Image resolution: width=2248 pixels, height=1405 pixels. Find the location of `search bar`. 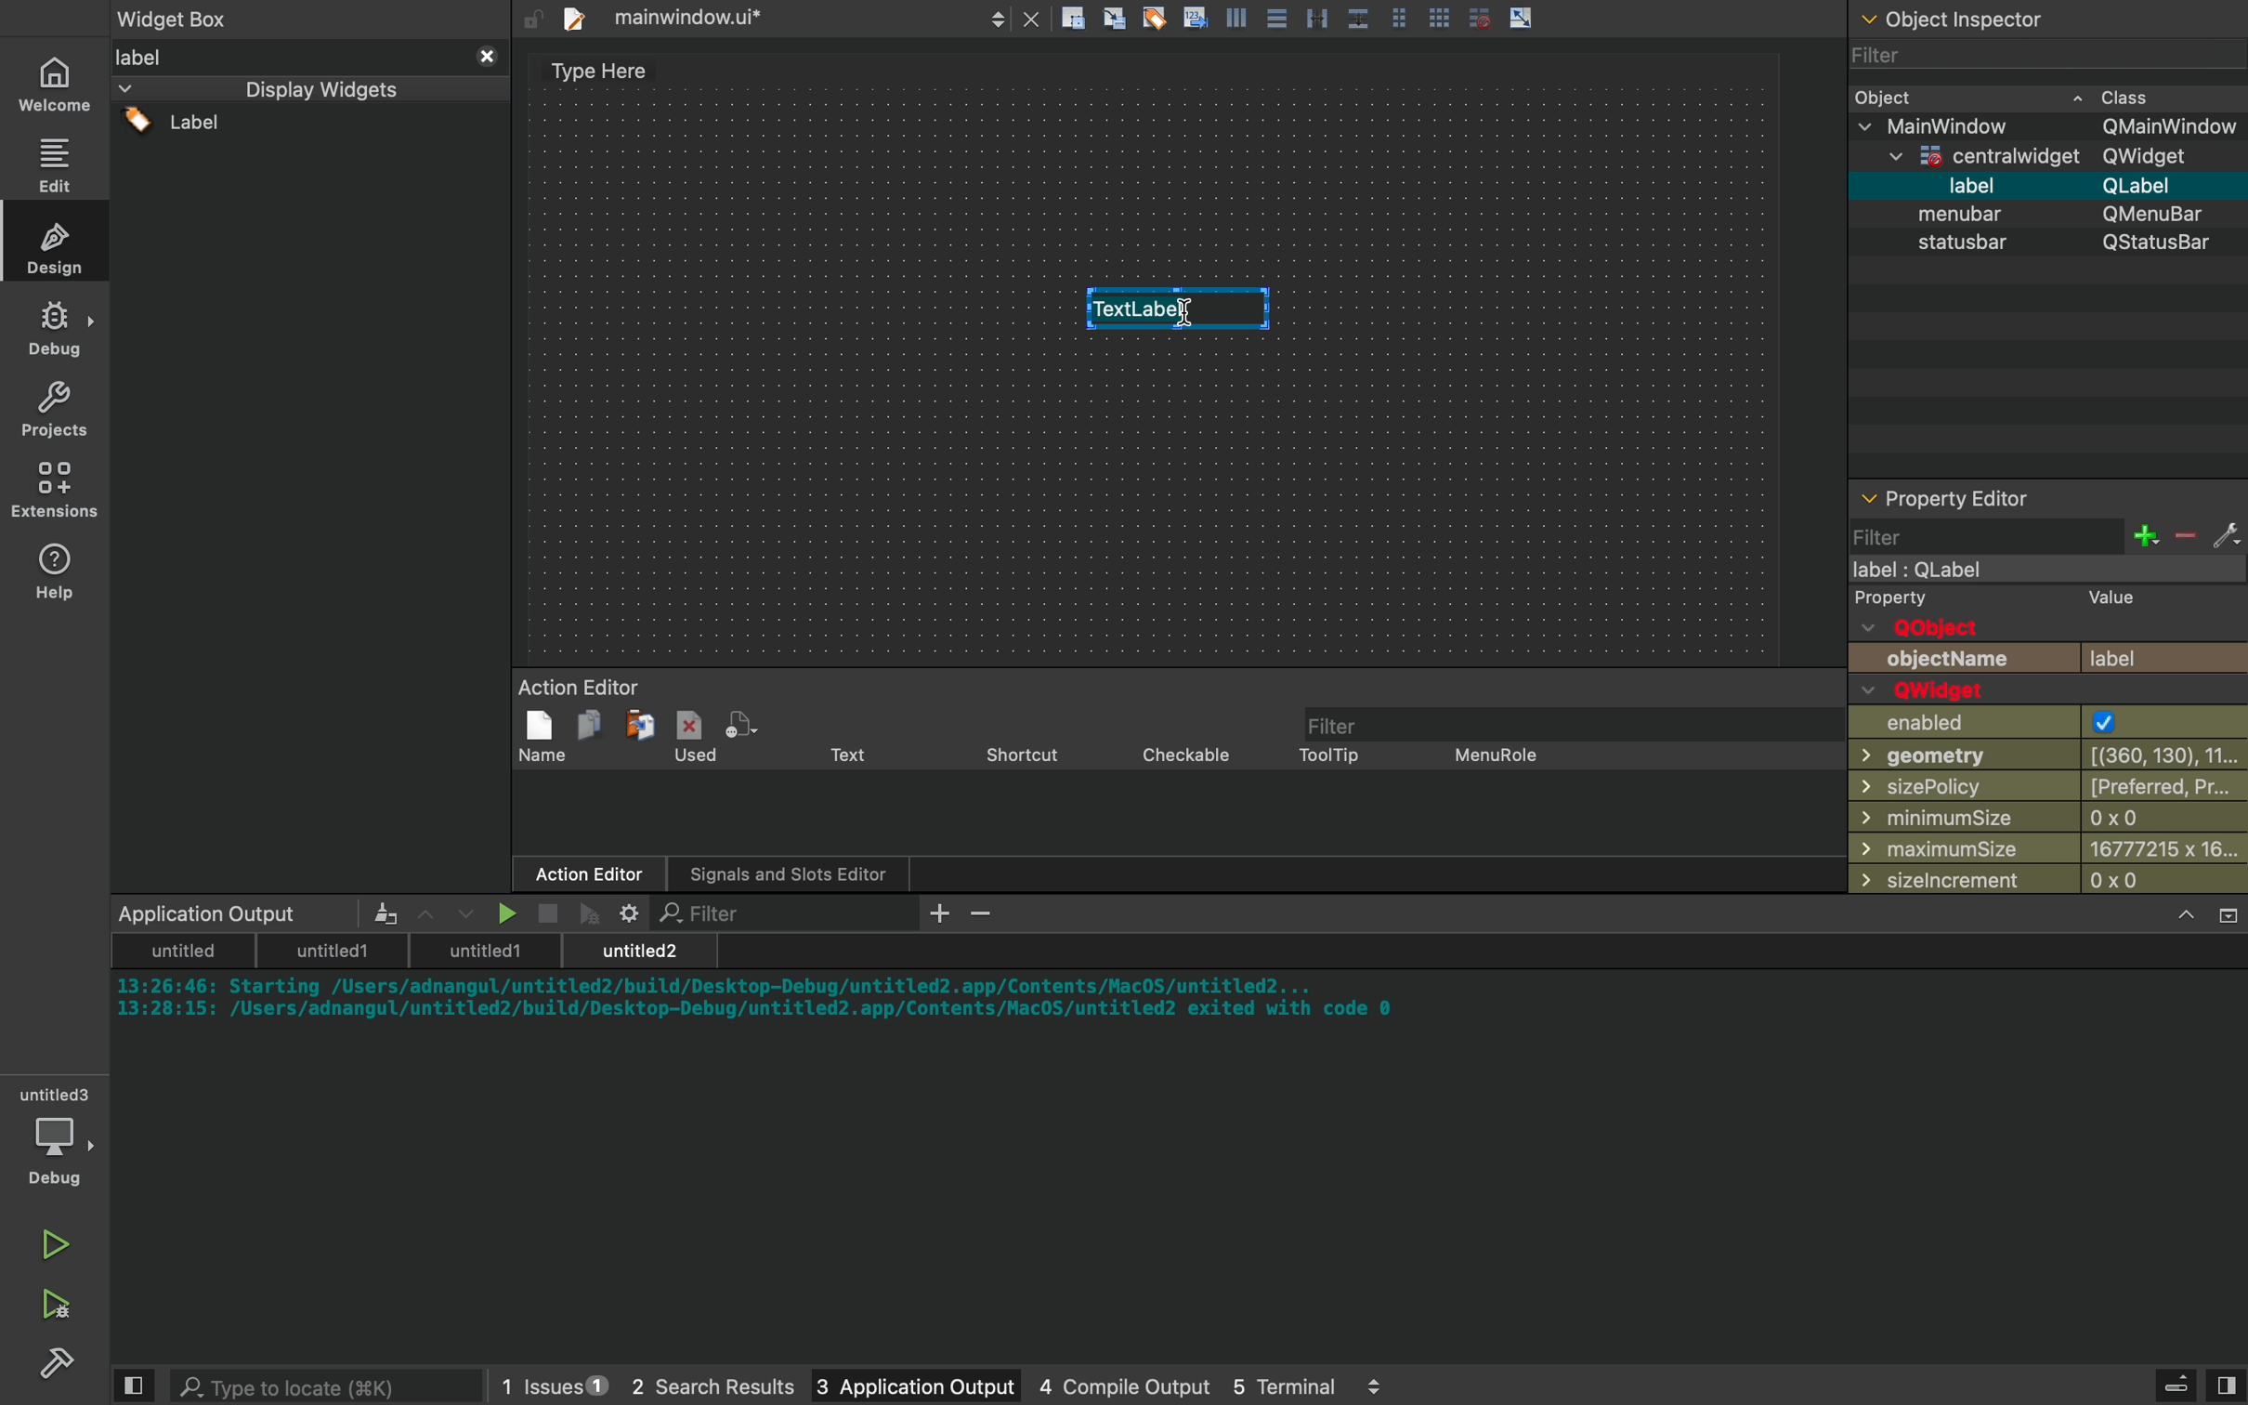

search bar is located at coordinates (304, 1385).